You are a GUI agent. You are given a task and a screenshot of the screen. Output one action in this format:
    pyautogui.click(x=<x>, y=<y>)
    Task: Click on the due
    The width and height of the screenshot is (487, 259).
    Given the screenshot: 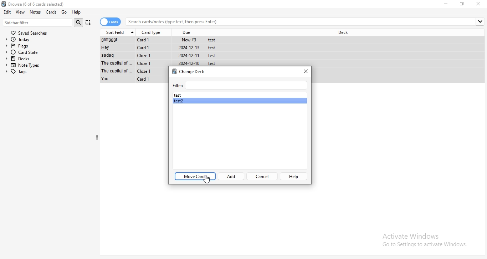 What is the action you would take?
    pyautogui.click(x=189, y=31)
    